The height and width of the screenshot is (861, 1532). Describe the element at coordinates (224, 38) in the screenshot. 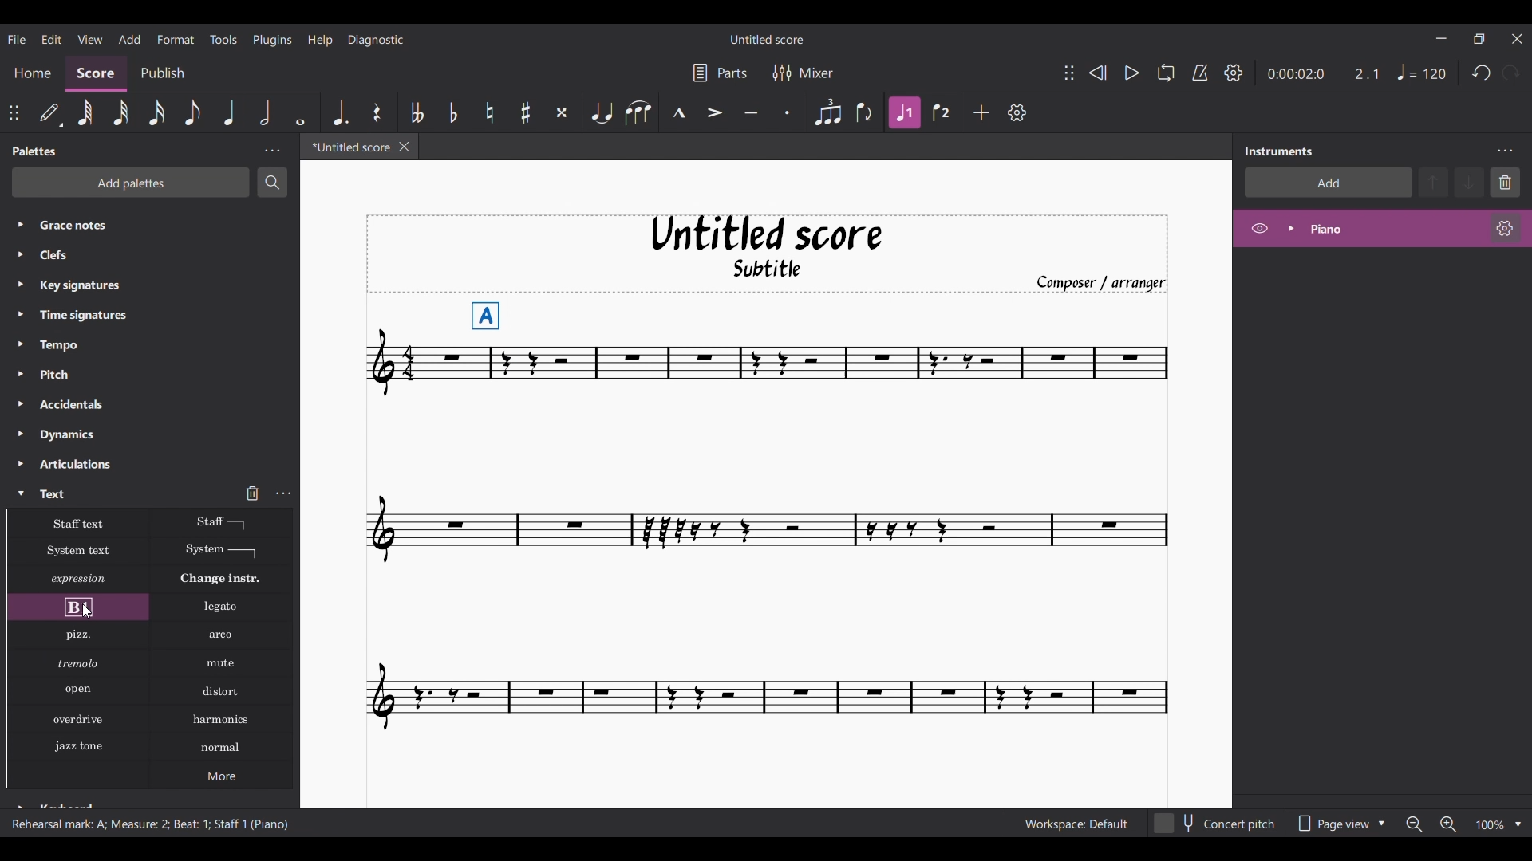

I see `Tools menu` at that location.